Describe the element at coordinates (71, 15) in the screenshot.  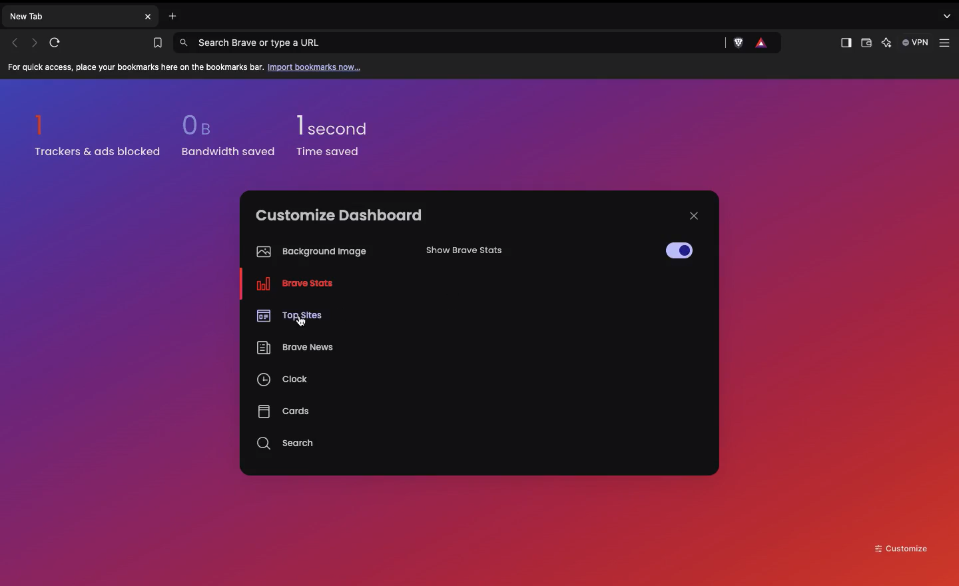
I see `New tab` at that location.